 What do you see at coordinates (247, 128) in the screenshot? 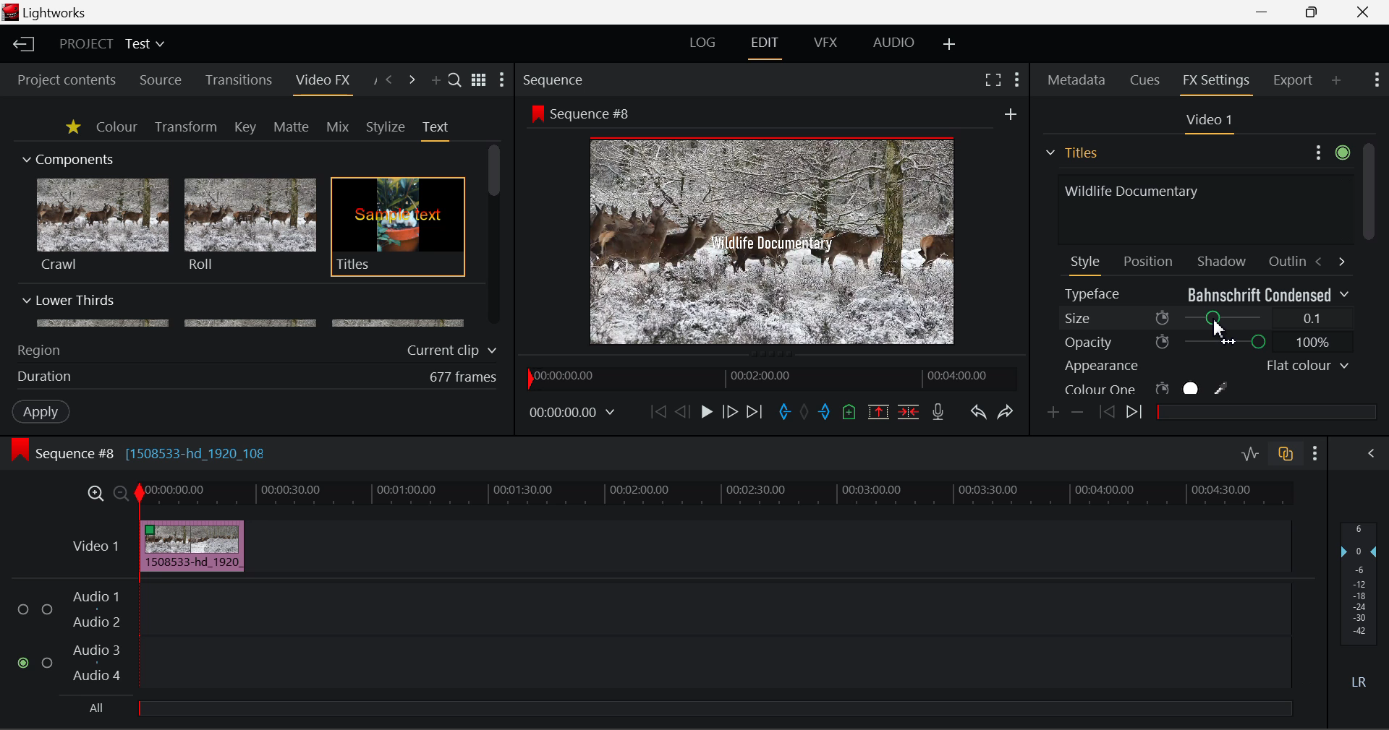
I see `Key` at bounding box center [247, 128].